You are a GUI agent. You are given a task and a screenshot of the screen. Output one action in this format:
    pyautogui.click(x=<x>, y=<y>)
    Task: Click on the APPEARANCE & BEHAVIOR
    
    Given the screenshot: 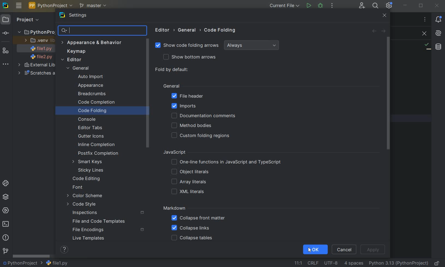 What is the action you would take?
    pyautogui.click(x=91, y=42)
    